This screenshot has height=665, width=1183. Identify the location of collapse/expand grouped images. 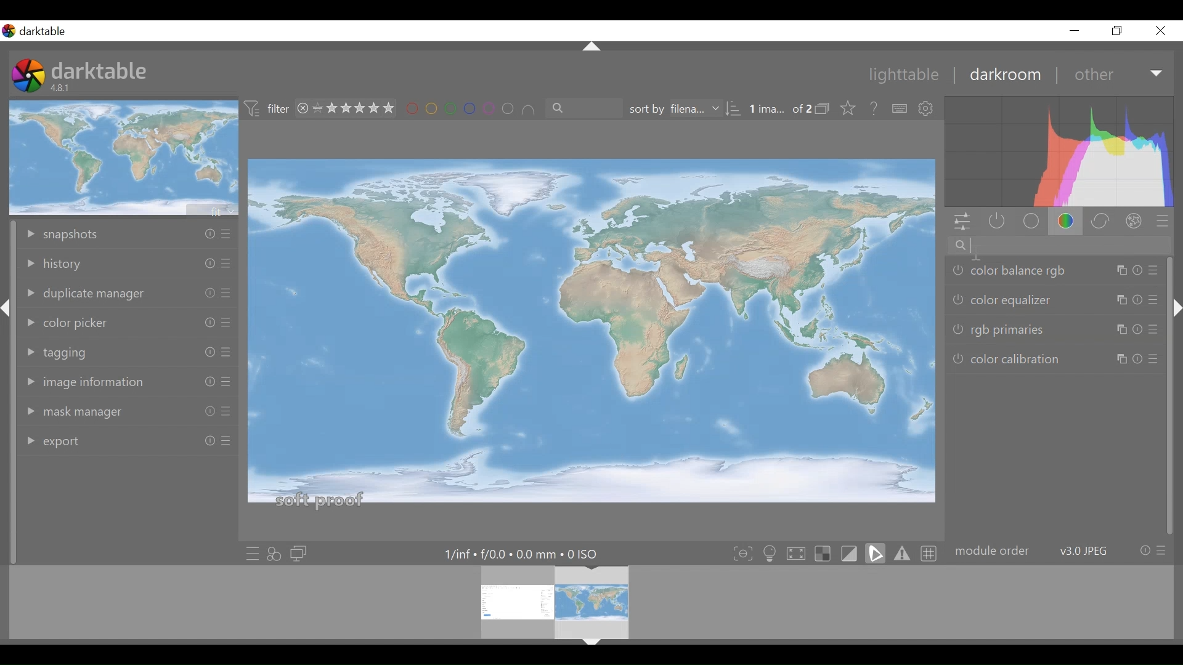
(826, 110).